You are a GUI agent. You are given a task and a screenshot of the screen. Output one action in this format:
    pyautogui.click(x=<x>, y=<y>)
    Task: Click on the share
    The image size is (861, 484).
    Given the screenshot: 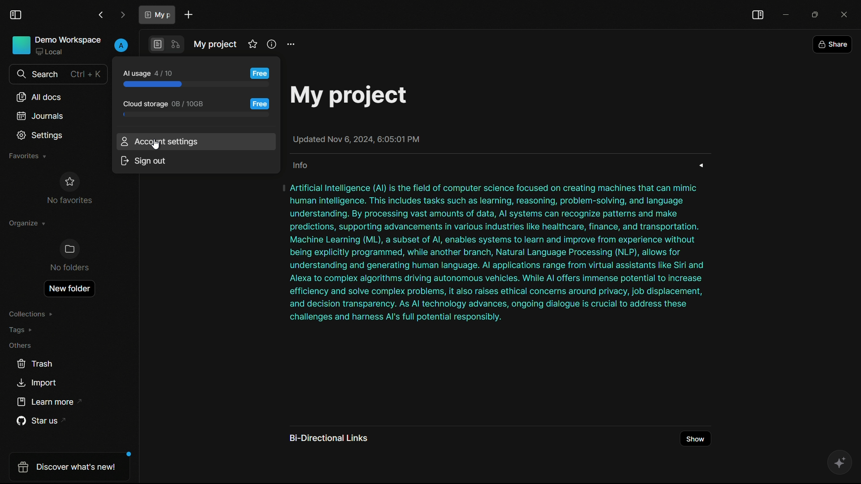 What is the action you would take?
    pyautogui.click(x=832, y=46)
    